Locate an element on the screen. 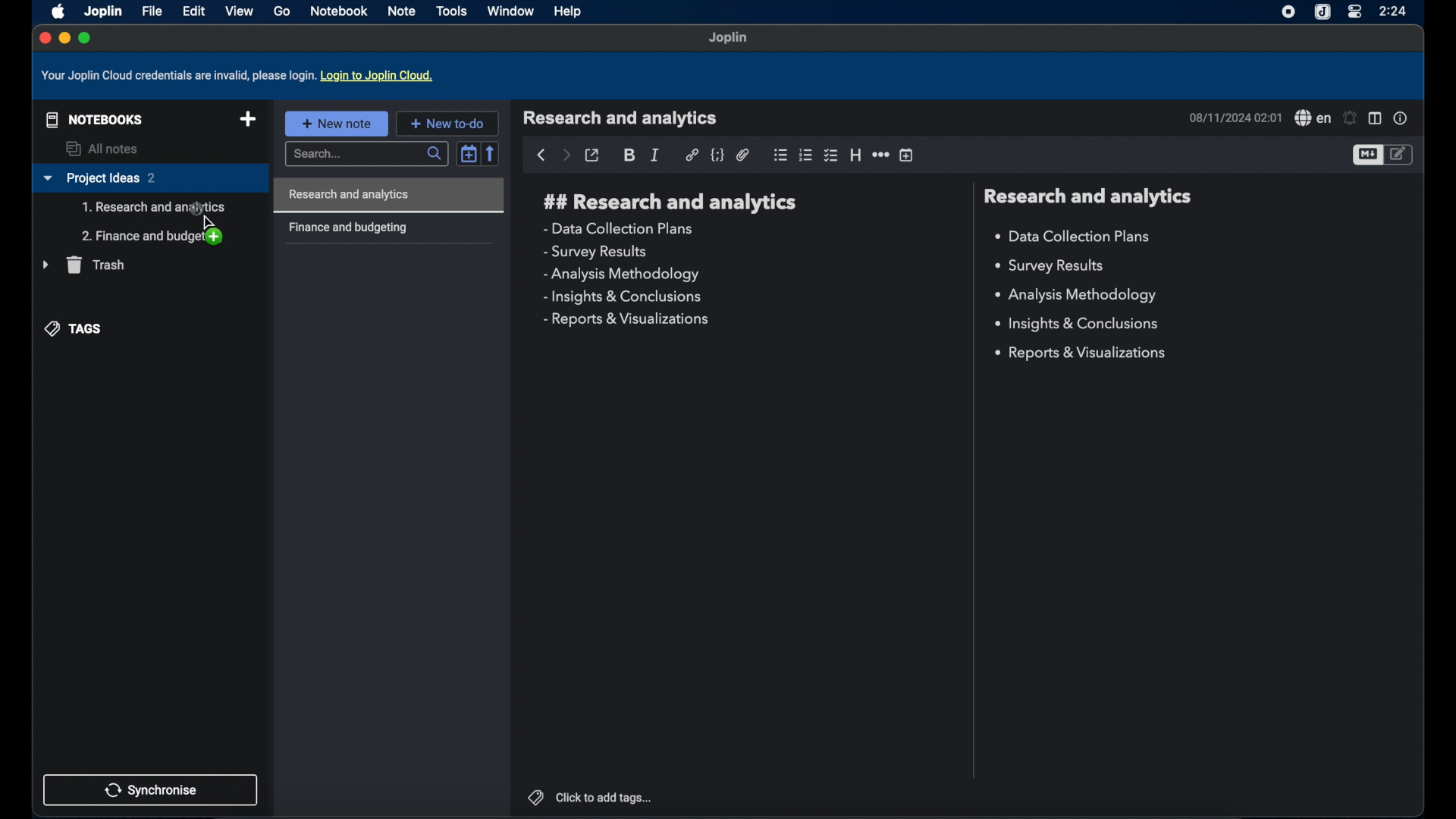  notebooks is located at coordinates (91, 118).